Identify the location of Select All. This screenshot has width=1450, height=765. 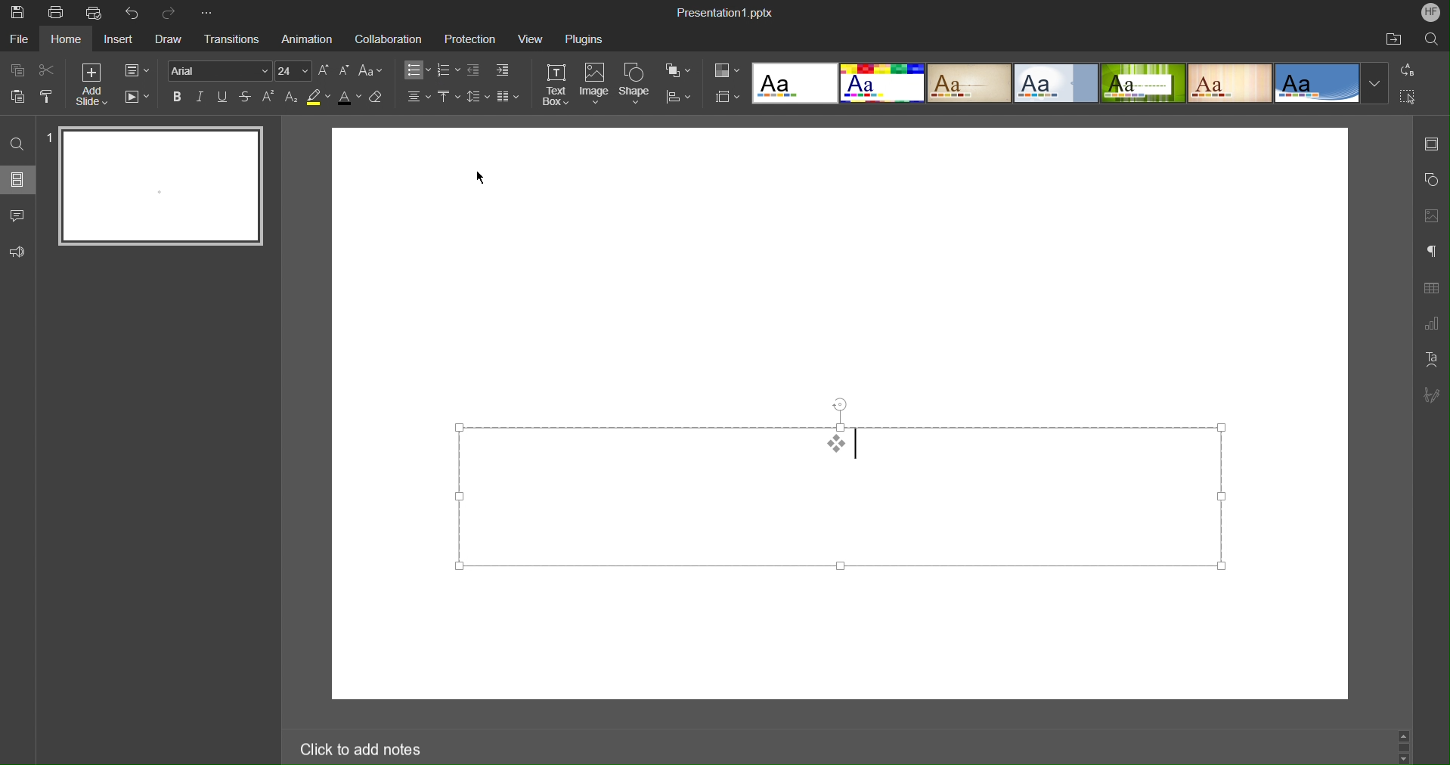
(1410, 96).